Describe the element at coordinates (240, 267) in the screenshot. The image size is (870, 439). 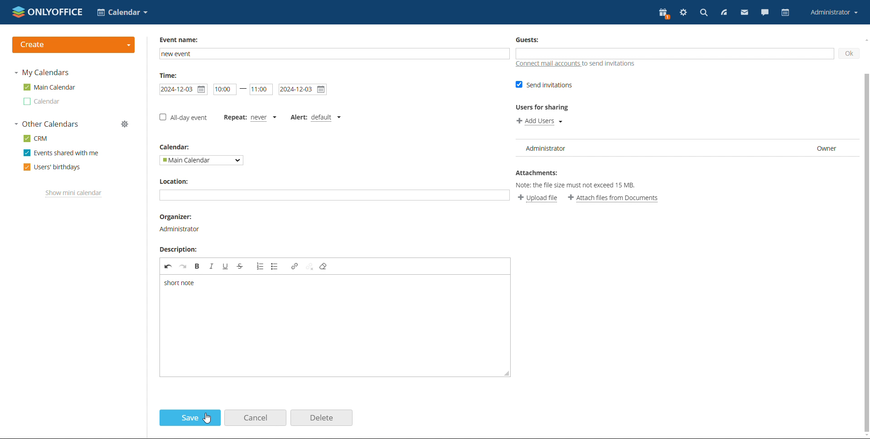
I see `strikethrough` at that location.